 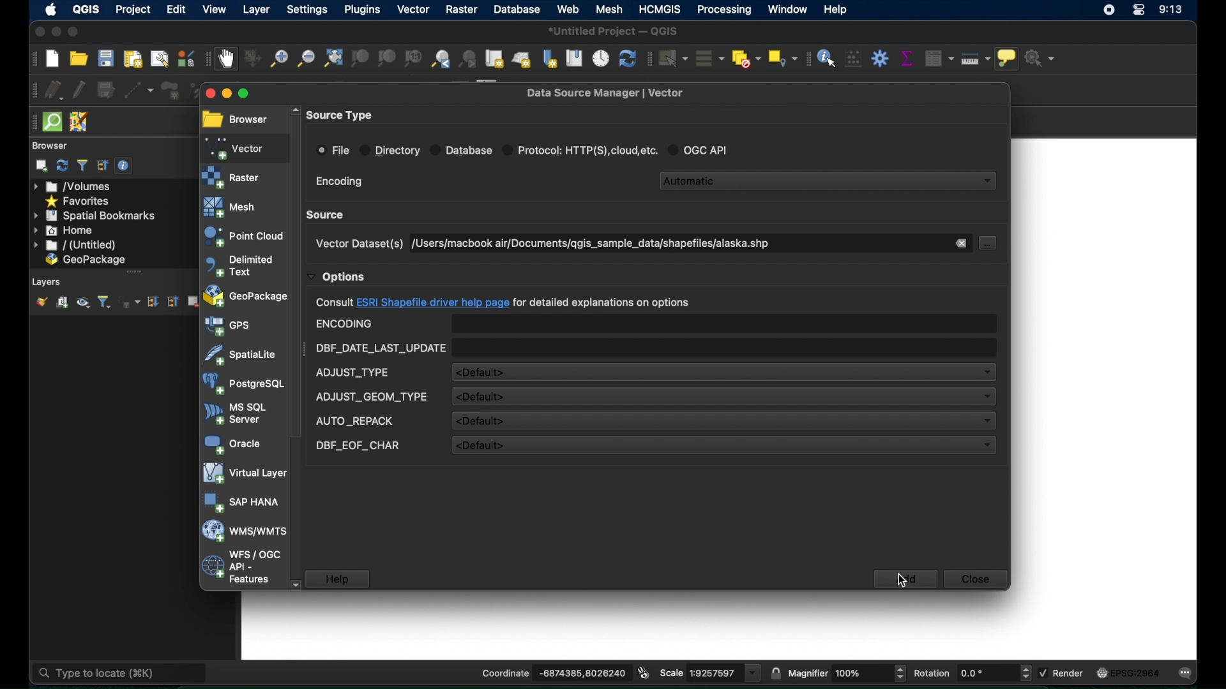 What do you see at coordinates (573, 57) in the screenshot?
I see `show spatial bookmarks` at bounding box center [573, 57].